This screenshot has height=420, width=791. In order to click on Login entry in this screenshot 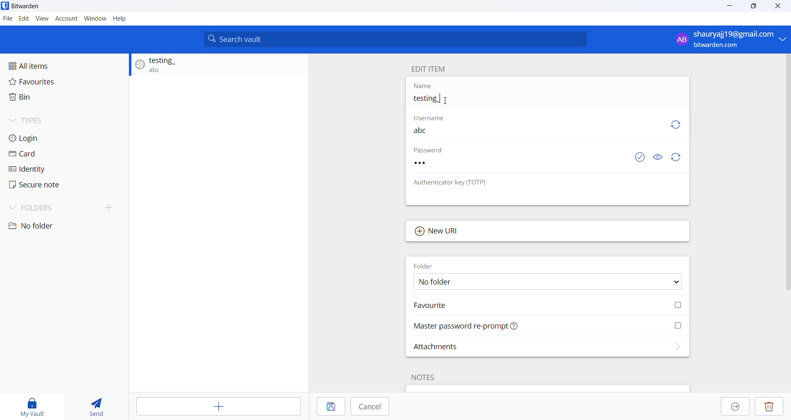, I will do `click(215, 67)`.